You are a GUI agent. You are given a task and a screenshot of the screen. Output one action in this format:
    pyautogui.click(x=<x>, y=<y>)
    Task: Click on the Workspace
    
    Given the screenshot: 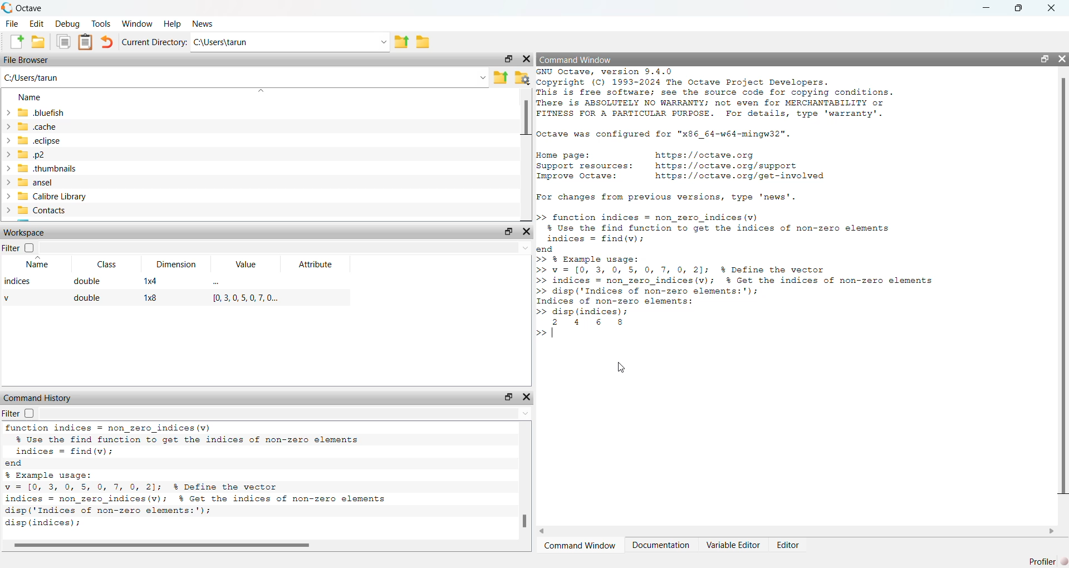 What is the action you would take?
    pyautogui.click(x=24, y=231)
    